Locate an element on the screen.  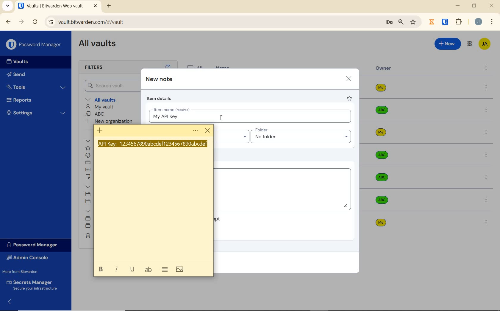
RELOAD is located at coordinates (35, 22).